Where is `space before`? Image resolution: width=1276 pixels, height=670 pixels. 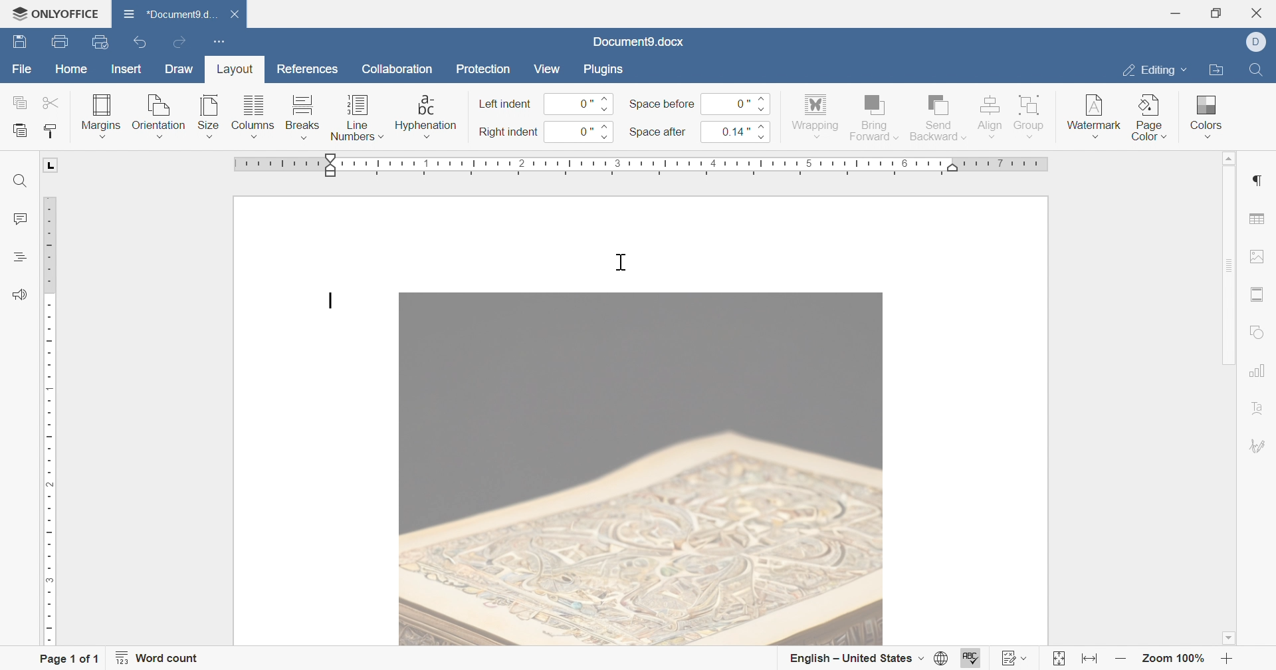
space before is located at coordinates (661, 104).